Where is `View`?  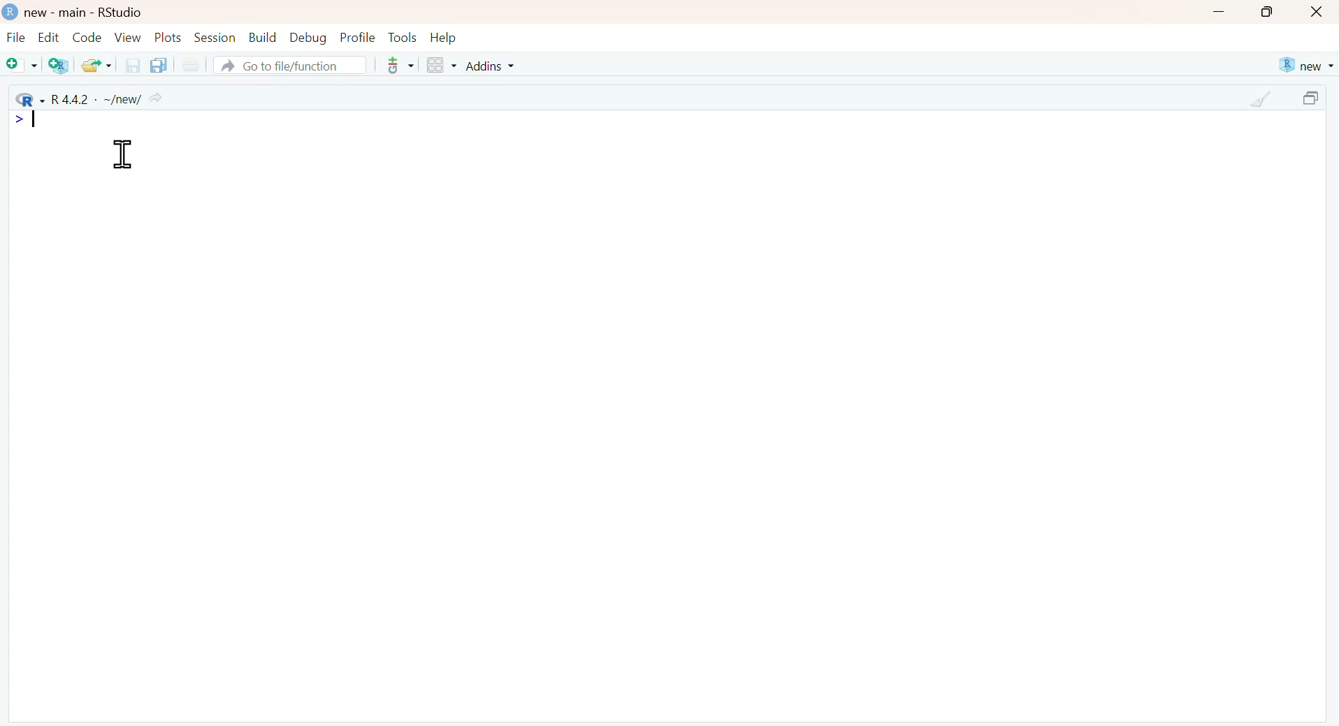
View is located at coordinates (128, 37).